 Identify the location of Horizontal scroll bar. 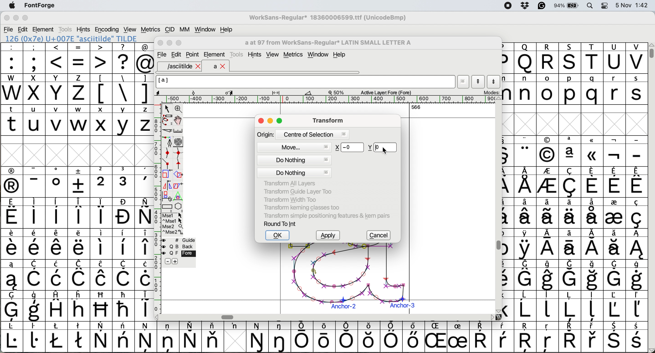
(229, 317).